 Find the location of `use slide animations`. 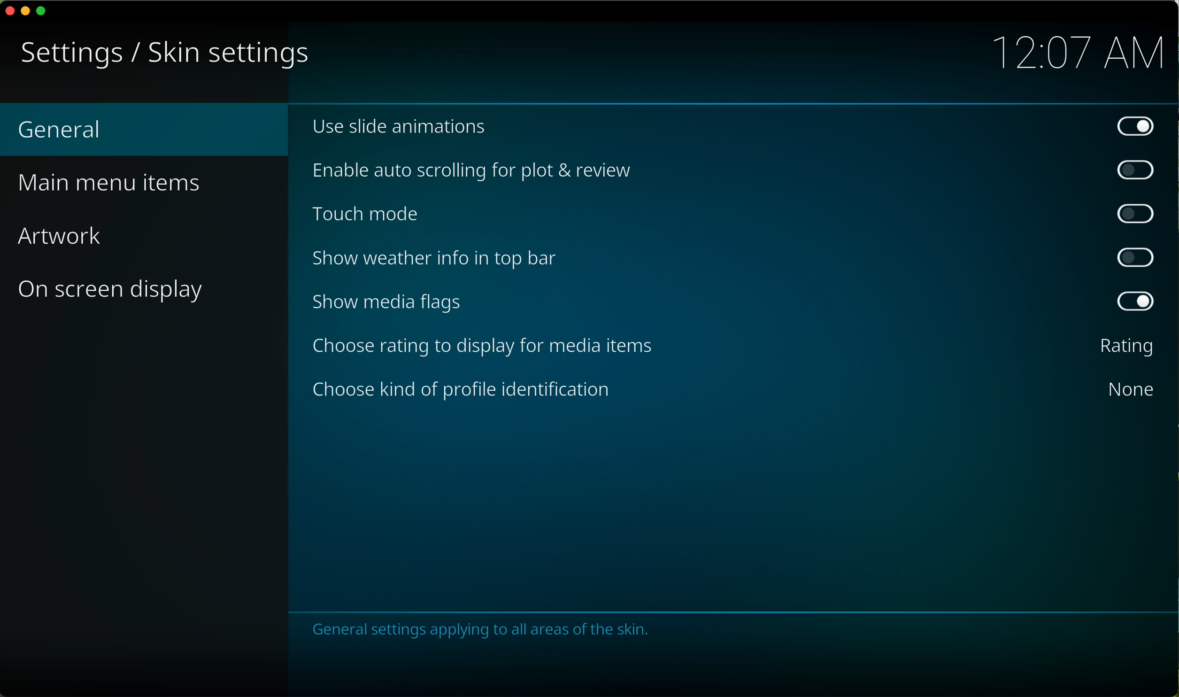

use slide animations is located at coordinates (735, 126).